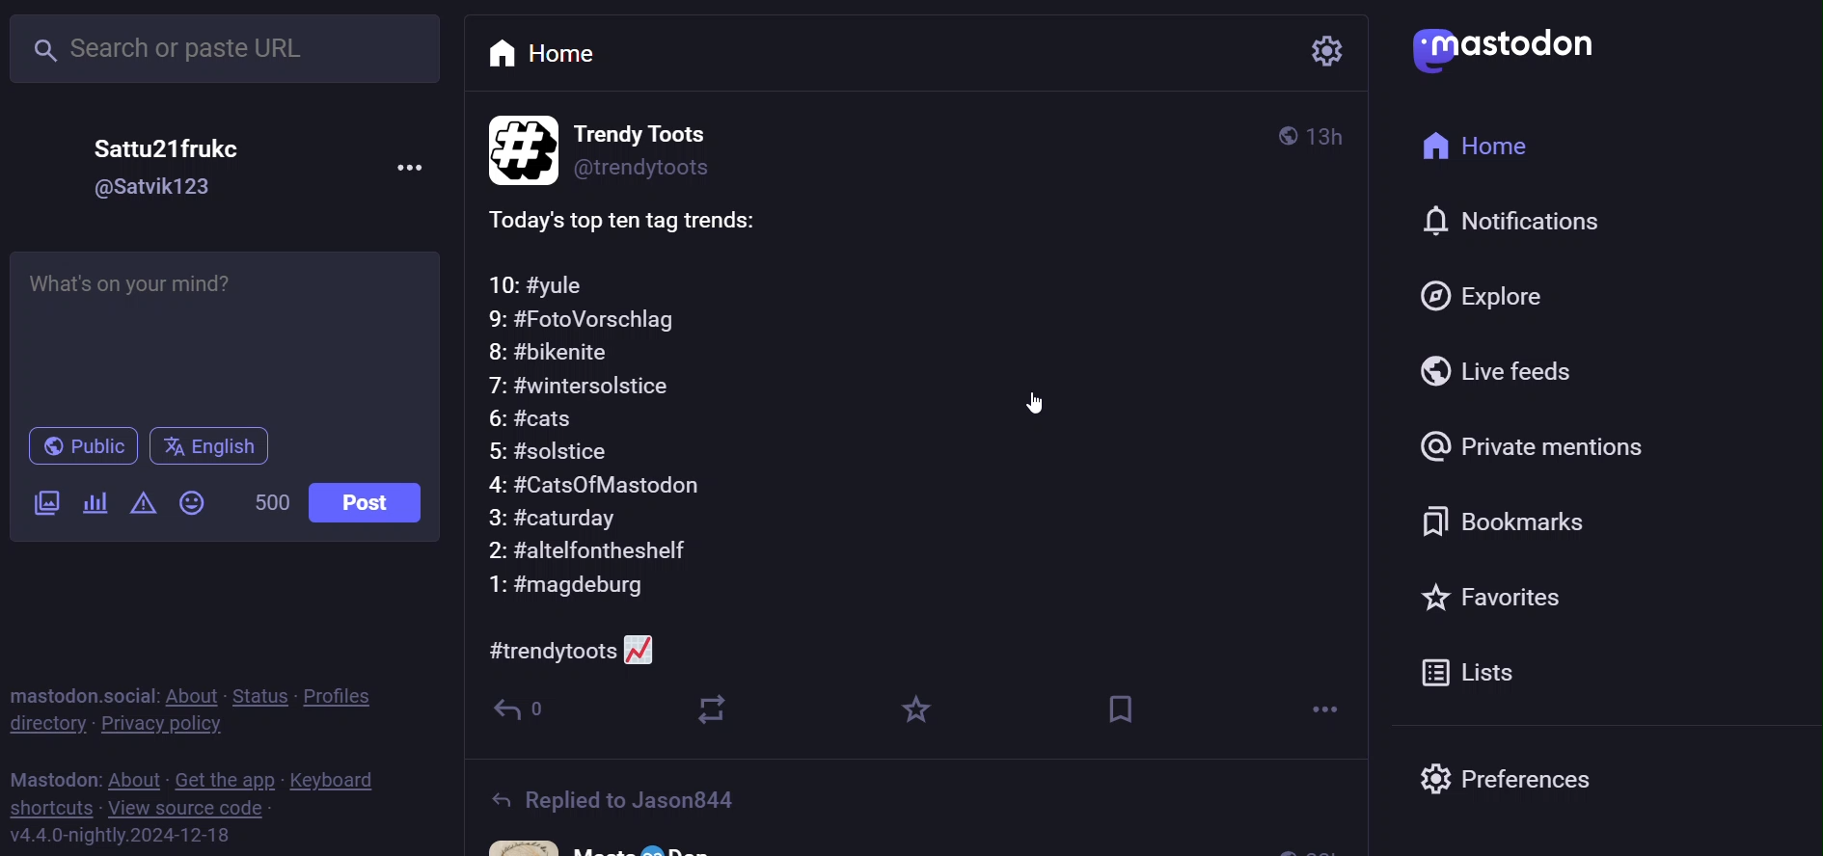 The image size is (1823, 856). I want to click on profile, so click(346, 694).